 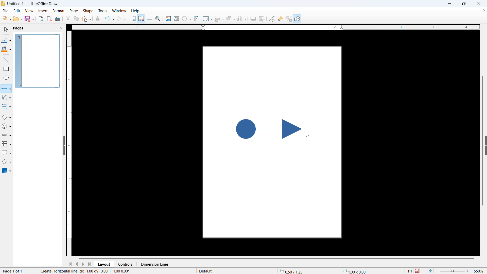 What do you see at coordinates (7, 152) in the screenshot?
I see `Insert call out shapes ` at bounding box center [7, 152].